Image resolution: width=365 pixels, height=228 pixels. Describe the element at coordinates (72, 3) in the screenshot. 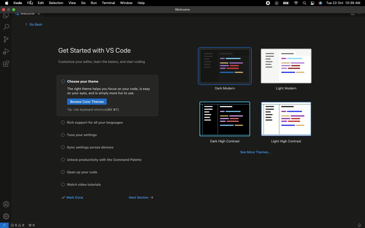

I see `View` at that location.